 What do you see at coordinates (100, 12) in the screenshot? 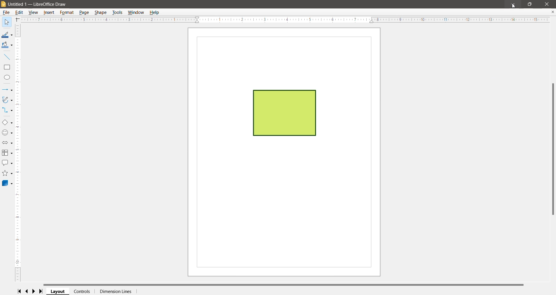
I see `Shape` at bounding box center [100, 12].